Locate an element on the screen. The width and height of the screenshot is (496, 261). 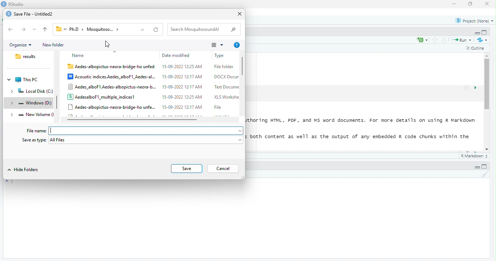
maximise is located at coordinates (471, 4).